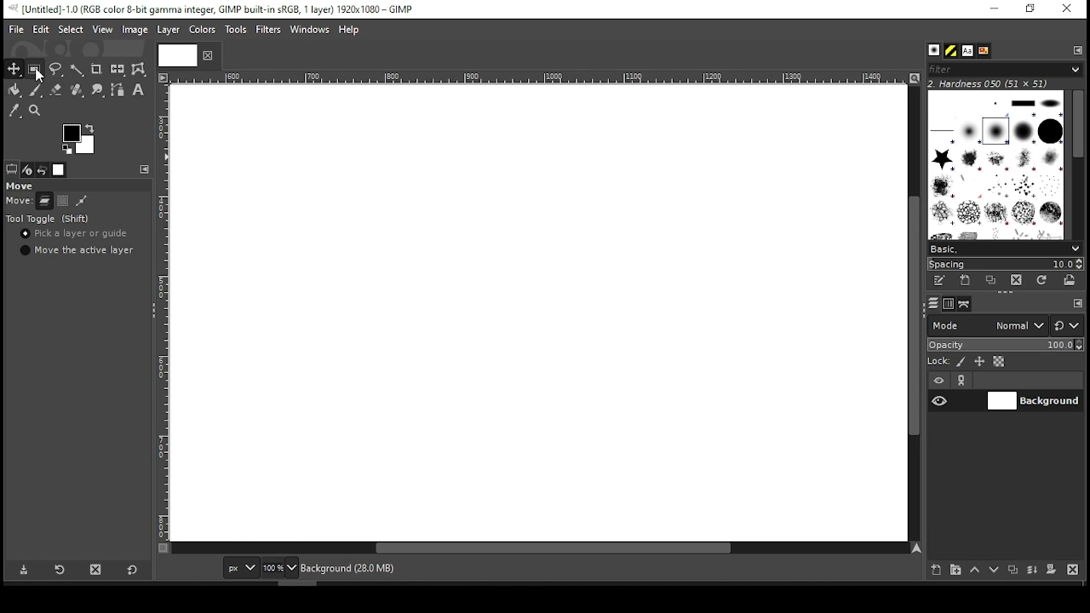 The image size is (1090, 613). What do you see at coordinates (1004, 347) in the screenshot?
I see `opacity` at bounding box center [1004, 347].